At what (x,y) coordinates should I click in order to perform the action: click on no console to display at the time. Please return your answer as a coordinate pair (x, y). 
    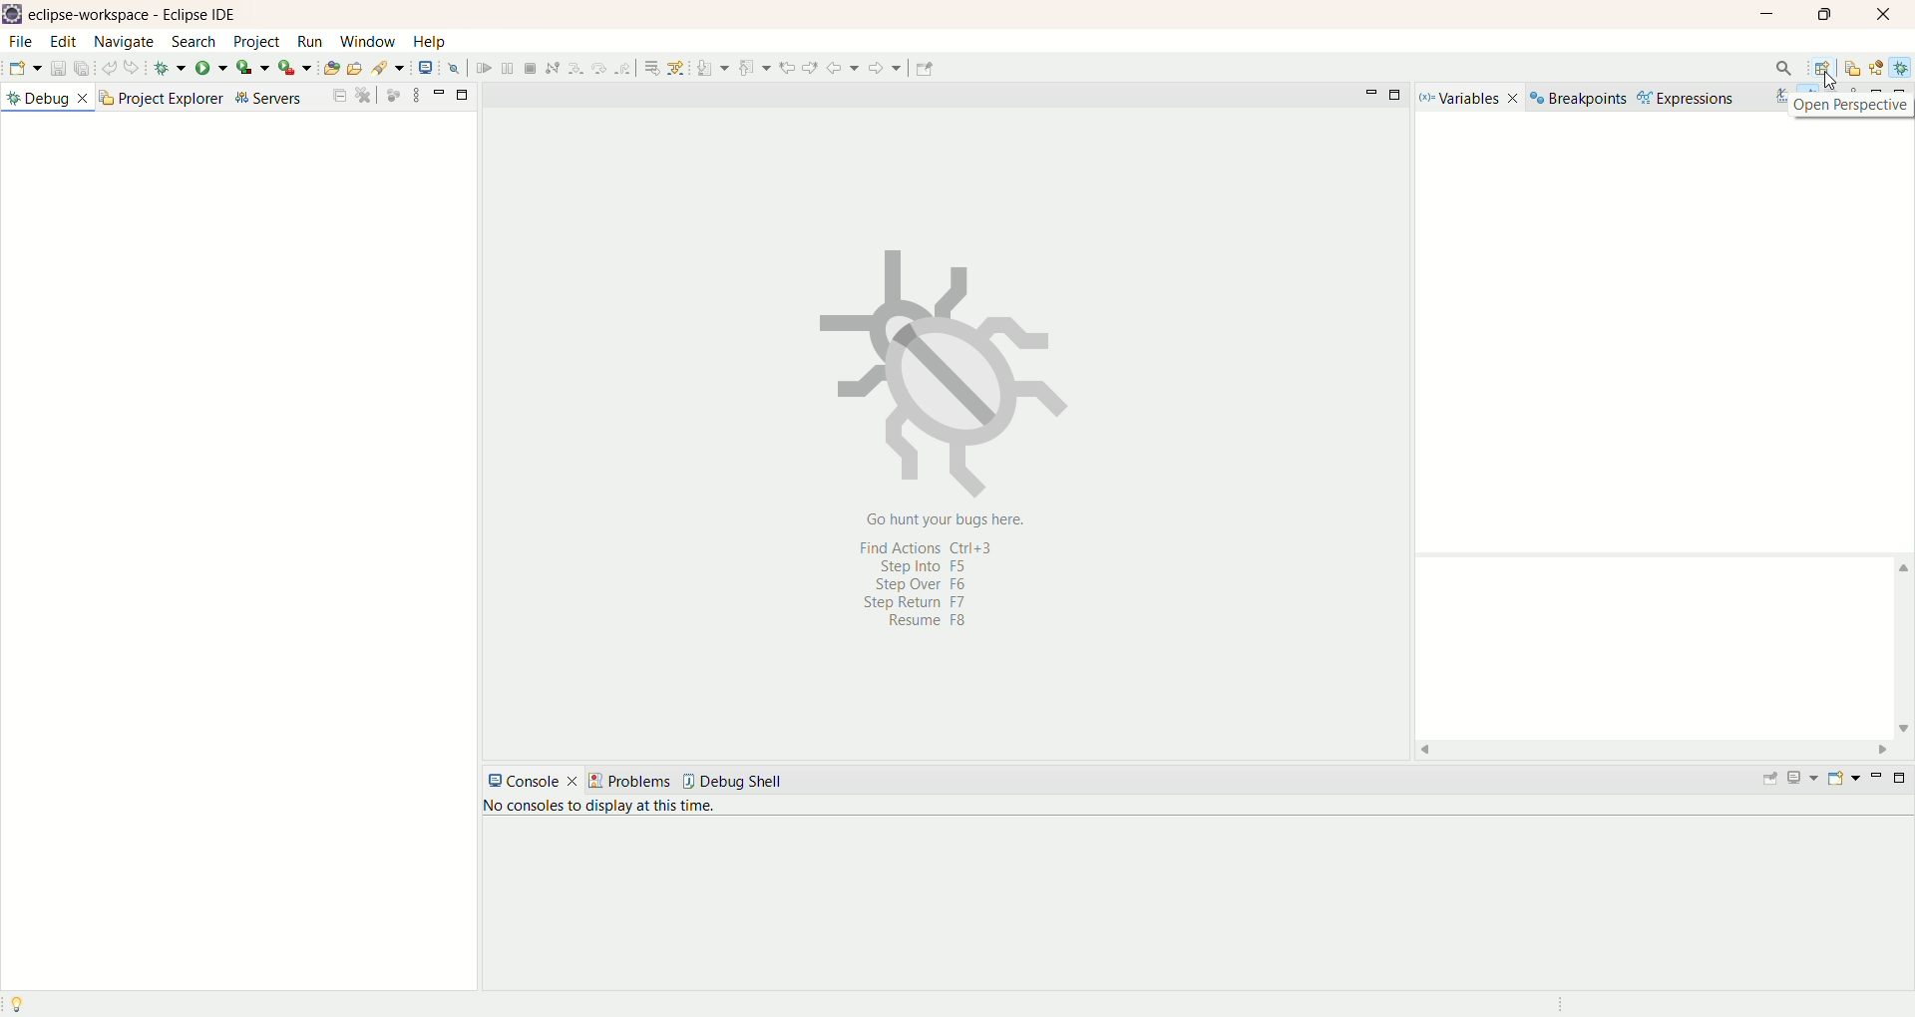
    Looking at the image, I should click on (595, 809).